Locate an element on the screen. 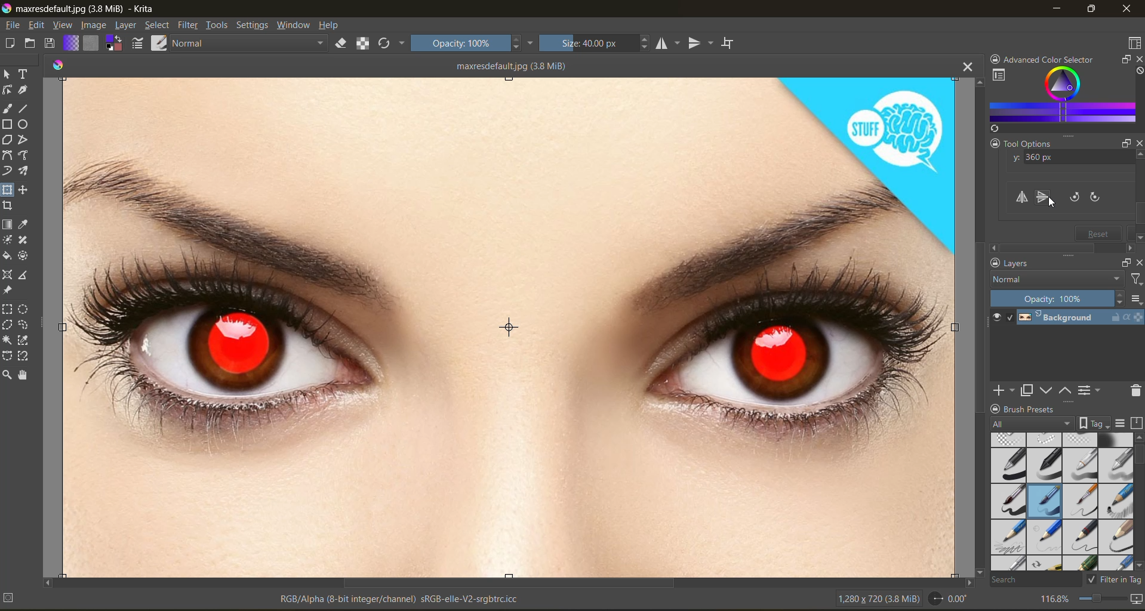  float docker is located at coordinates (1124, 146).